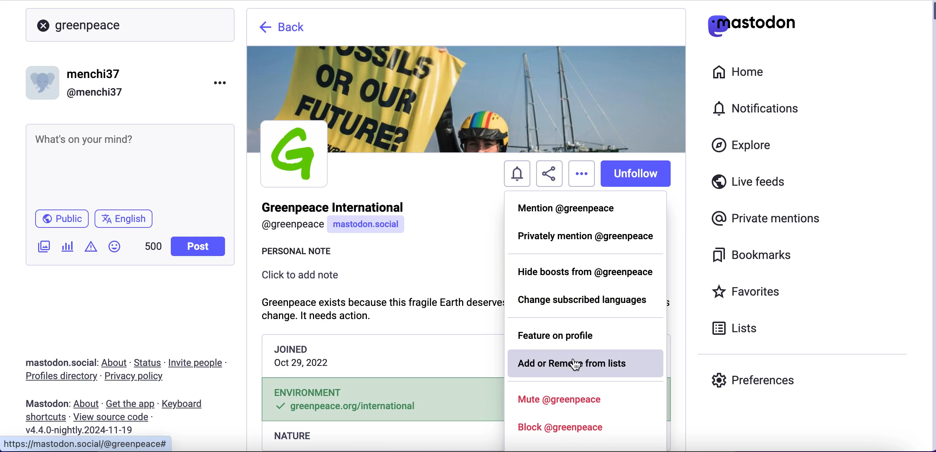 This screenshot has height=452, width=936. What do you see at coordinates (116, 363) in the screenshot?
I see `about` at bounding box center [116, 363].